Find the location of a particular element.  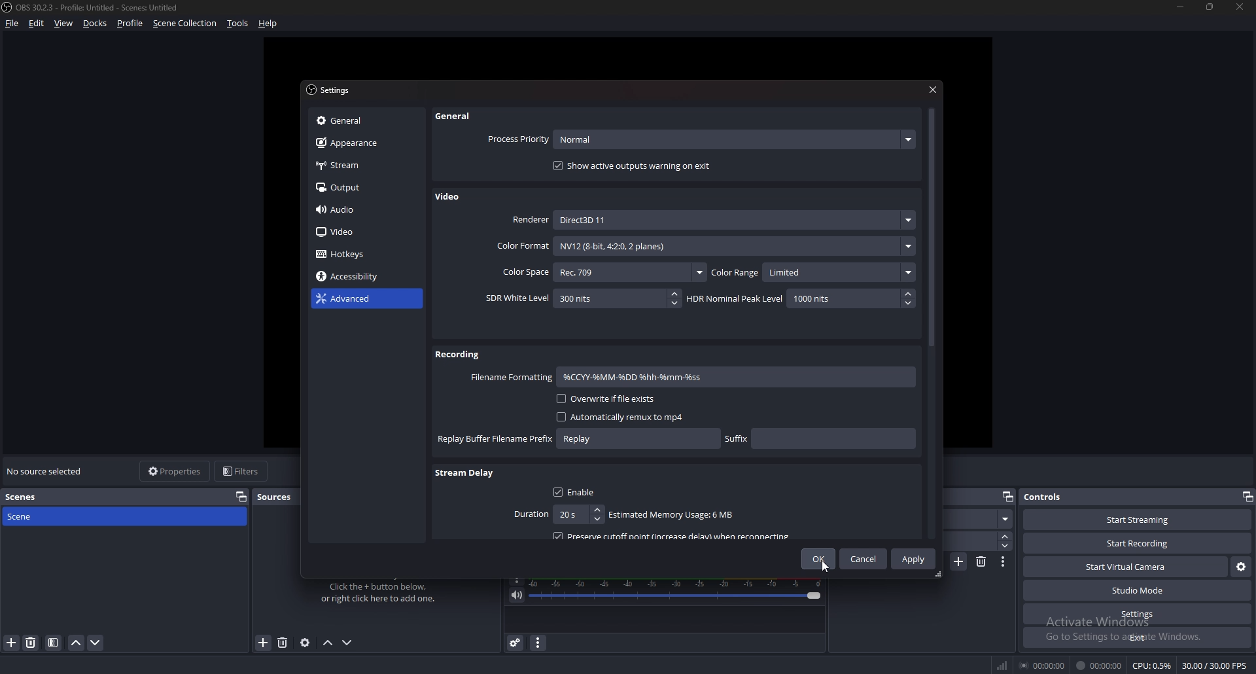

view is located at coordinates (63, 23).